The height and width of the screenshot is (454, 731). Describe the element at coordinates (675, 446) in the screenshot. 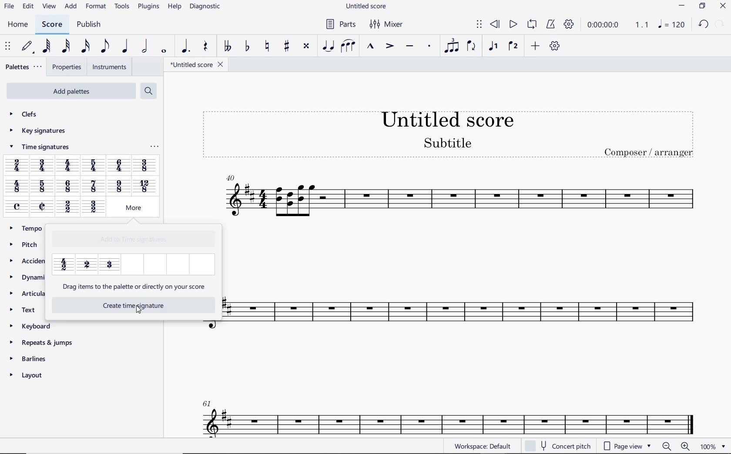

I see `ZOOM OUT OR ZOOM IN` at that location.